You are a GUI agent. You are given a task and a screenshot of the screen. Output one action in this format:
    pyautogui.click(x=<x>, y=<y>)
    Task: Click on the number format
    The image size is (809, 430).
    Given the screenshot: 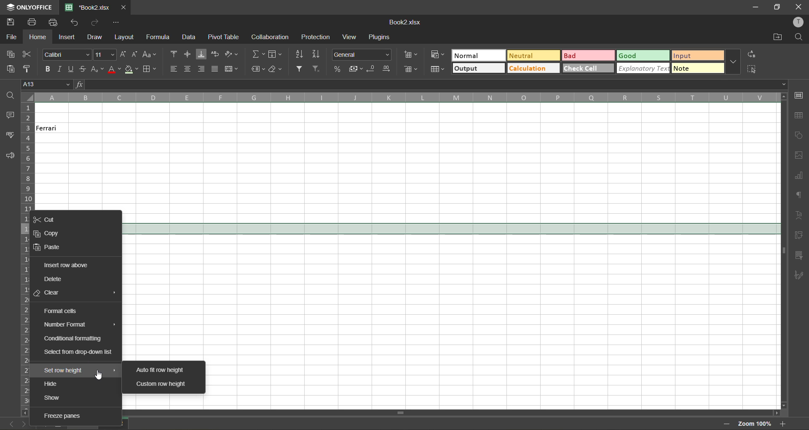 What is the action you would take?
    pyautogui.click(x=361, y=55)
    